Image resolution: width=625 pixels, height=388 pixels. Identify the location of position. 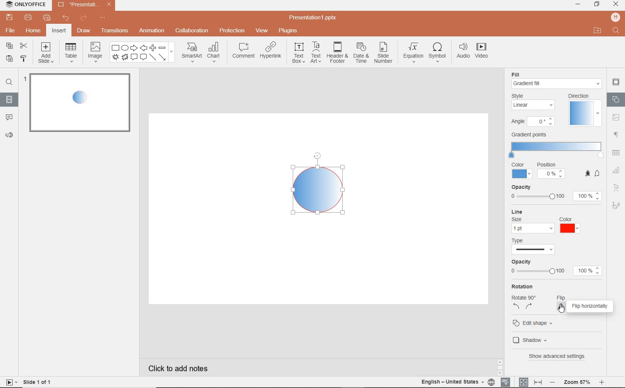
(551, 172).